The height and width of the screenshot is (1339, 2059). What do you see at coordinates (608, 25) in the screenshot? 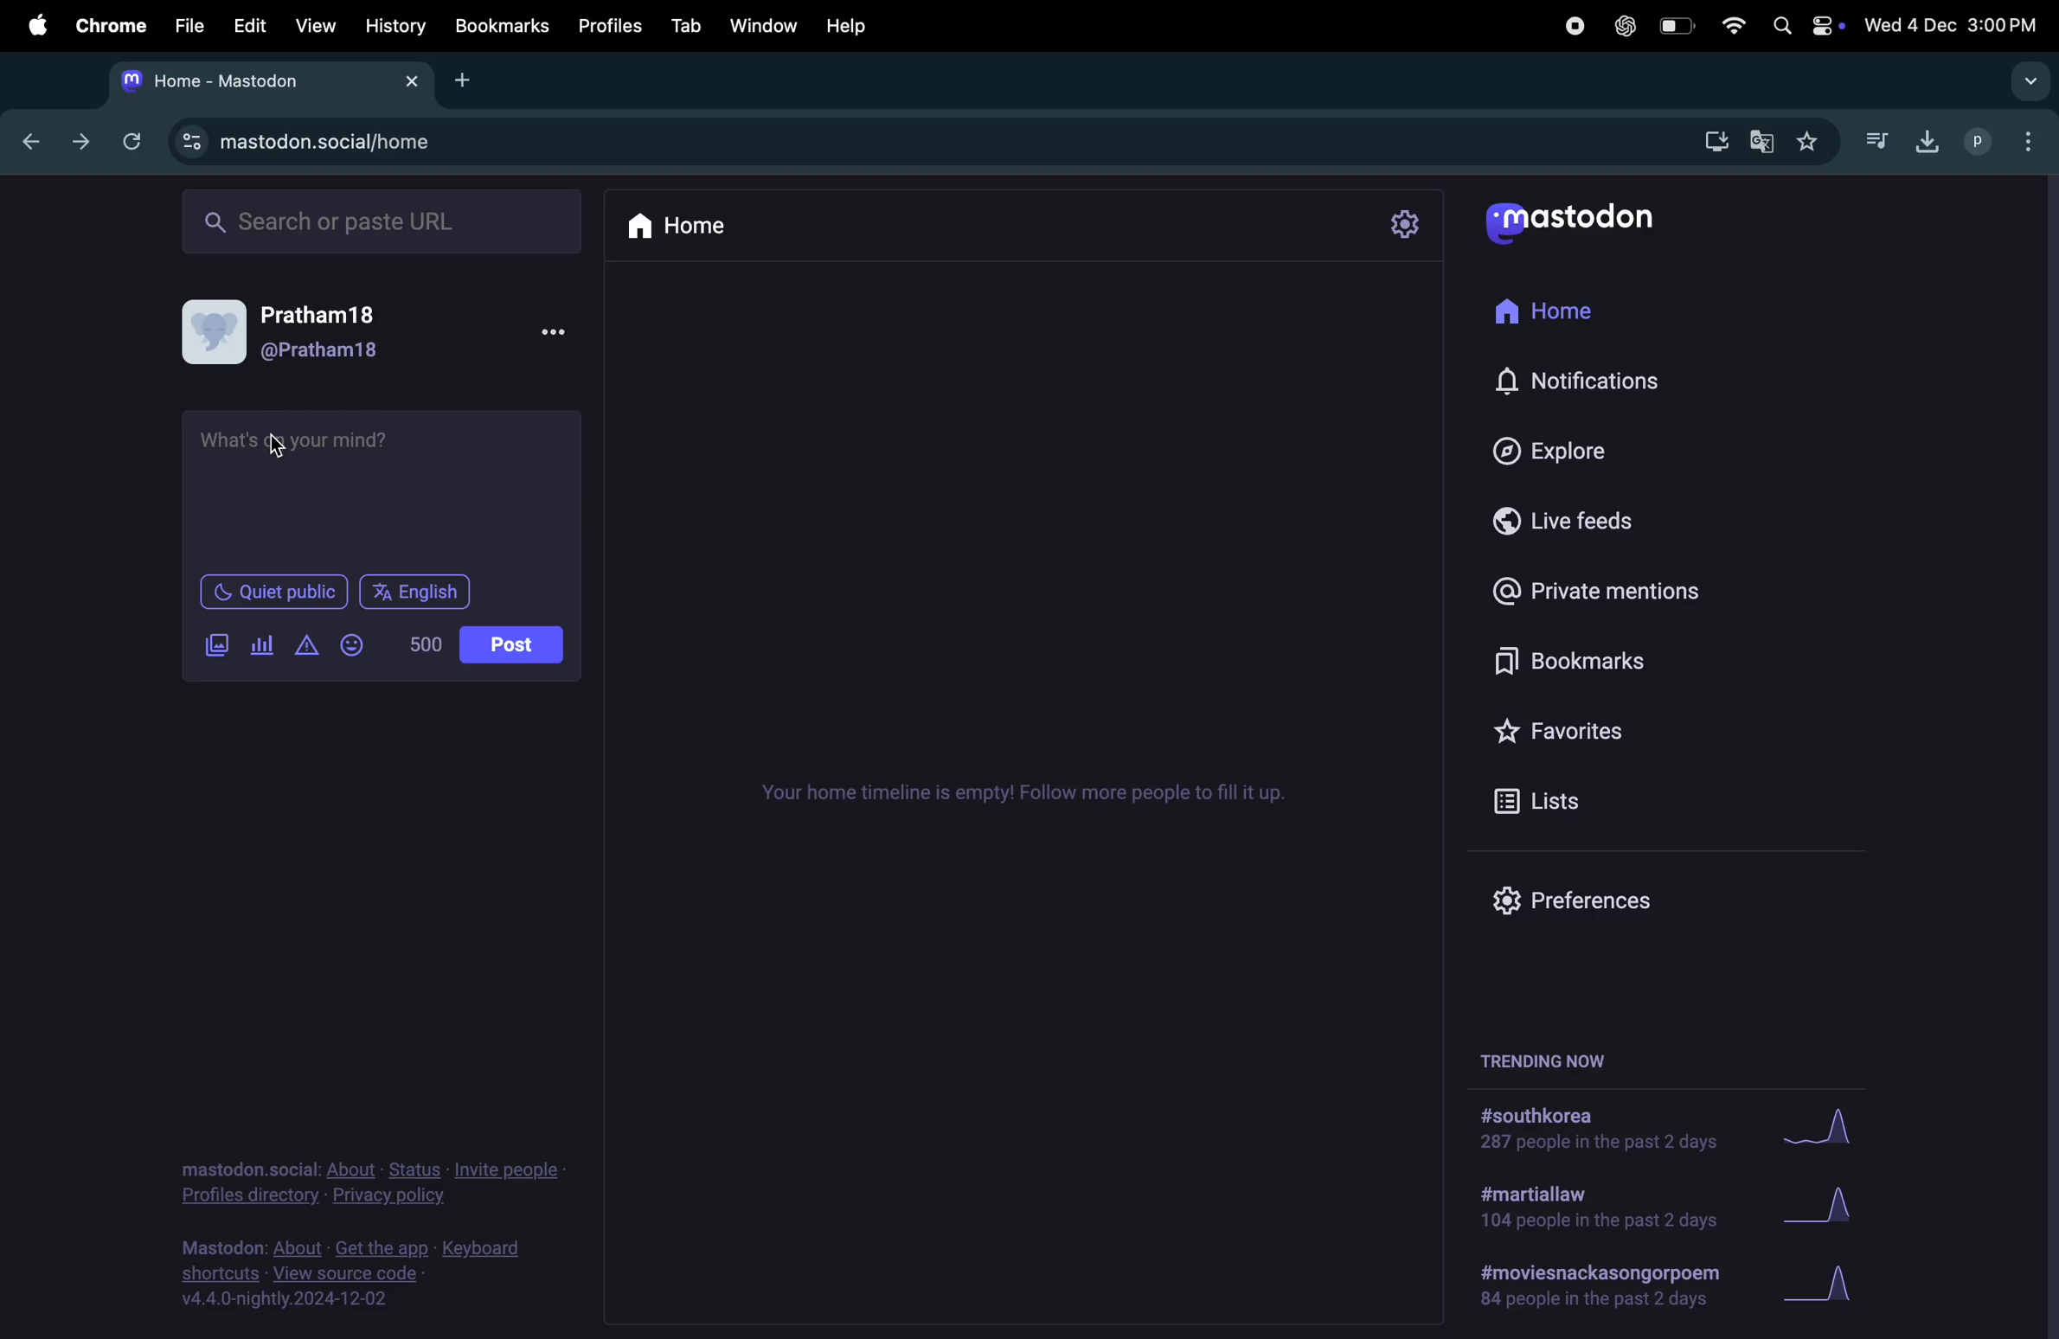
I see `profiles` at bounding box center [608, 25].